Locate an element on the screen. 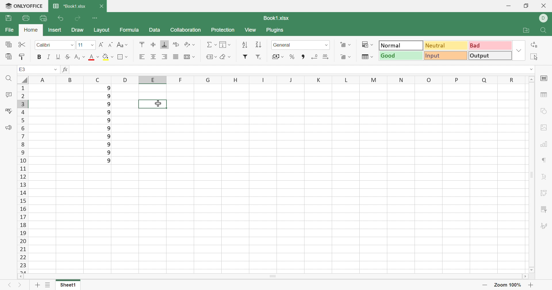 The width and height of the screenshot is (552, 290). Drop Down is located at coordinates (72, 45).